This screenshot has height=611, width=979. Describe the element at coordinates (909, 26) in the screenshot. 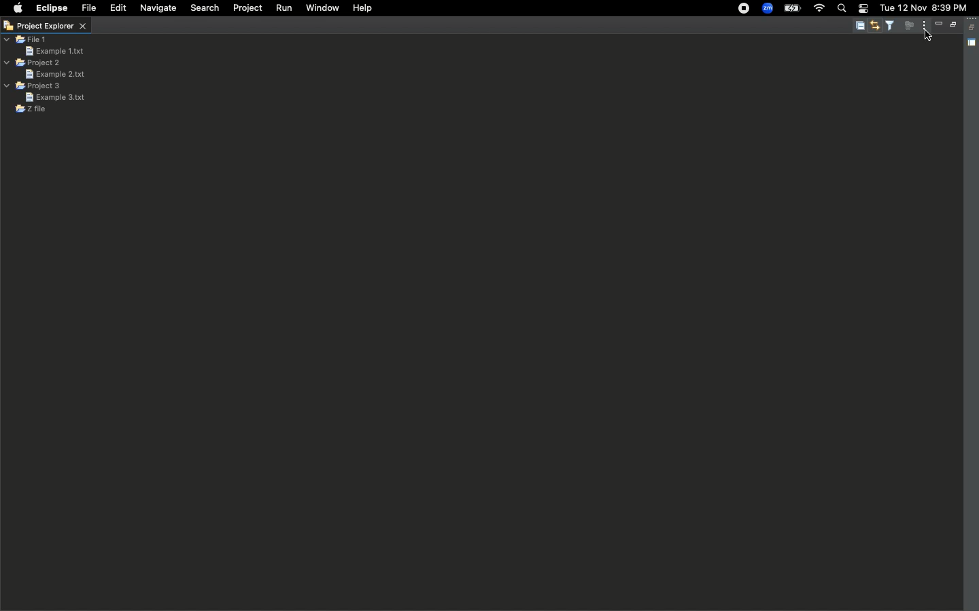

I see `Focus on active task` at that location.